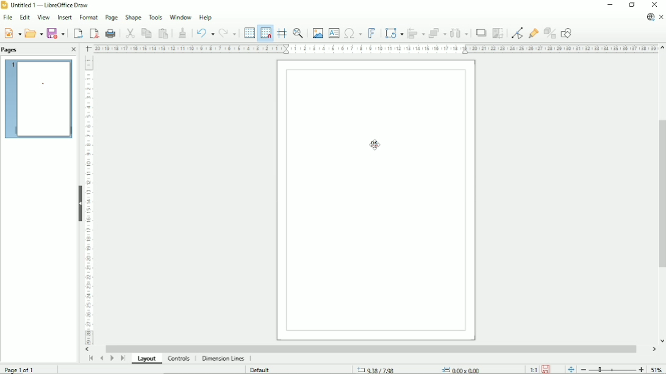 The width and height of the screenshot is (666, 374). What do you see at coordinates (662, 48) in the screenshot?
I see `Vertical scroll button` at bounding box center [662, 48].